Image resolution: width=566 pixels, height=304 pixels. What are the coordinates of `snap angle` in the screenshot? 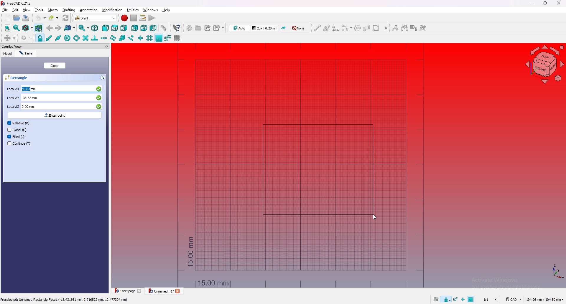 It's located at (76, 38).